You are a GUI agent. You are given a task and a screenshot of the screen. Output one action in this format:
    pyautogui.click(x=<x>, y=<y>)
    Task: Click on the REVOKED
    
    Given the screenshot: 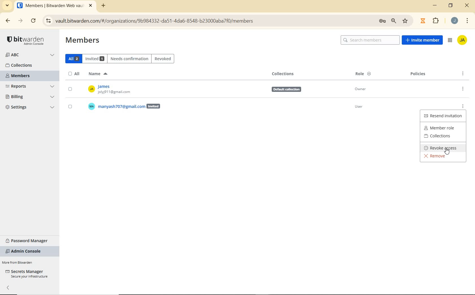 What is the action you would take?
    pyautogui.click(x=163, y=58)
    